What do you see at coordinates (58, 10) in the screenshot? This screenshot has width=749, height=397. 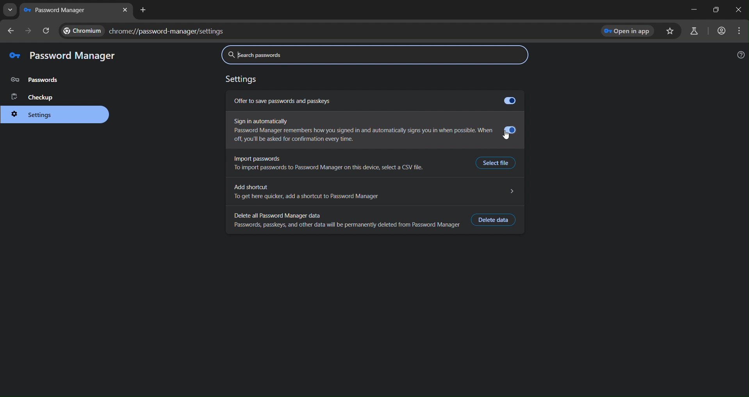 I see `password manager` at bounding box center [58, 10].